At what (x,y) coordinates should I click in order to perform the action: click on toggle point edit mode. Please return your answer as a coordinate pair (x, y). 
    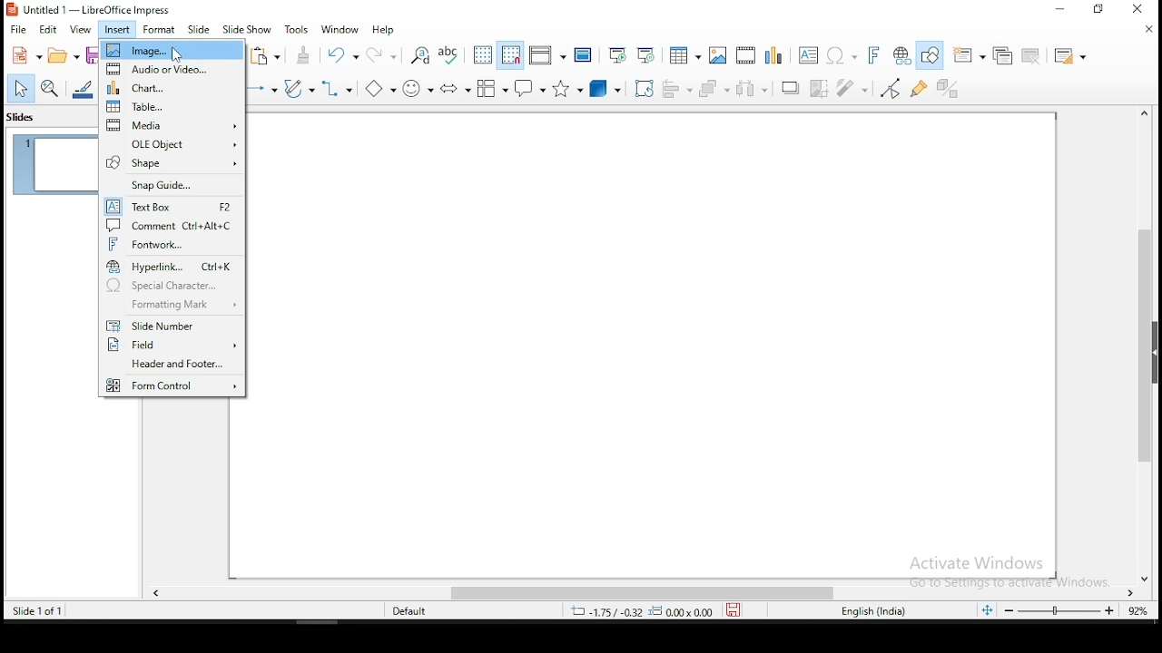
    Looking at the image, I should click on (891, 86).